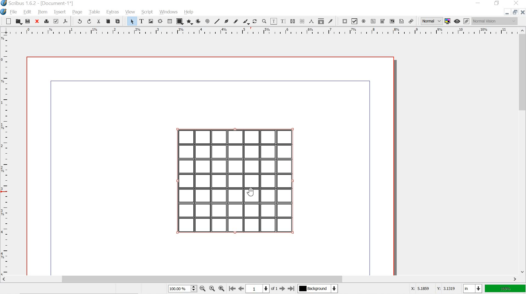 Image resolution: width=526 pixels, height=294 pixels. I want to click on cut, so click(99, 22).